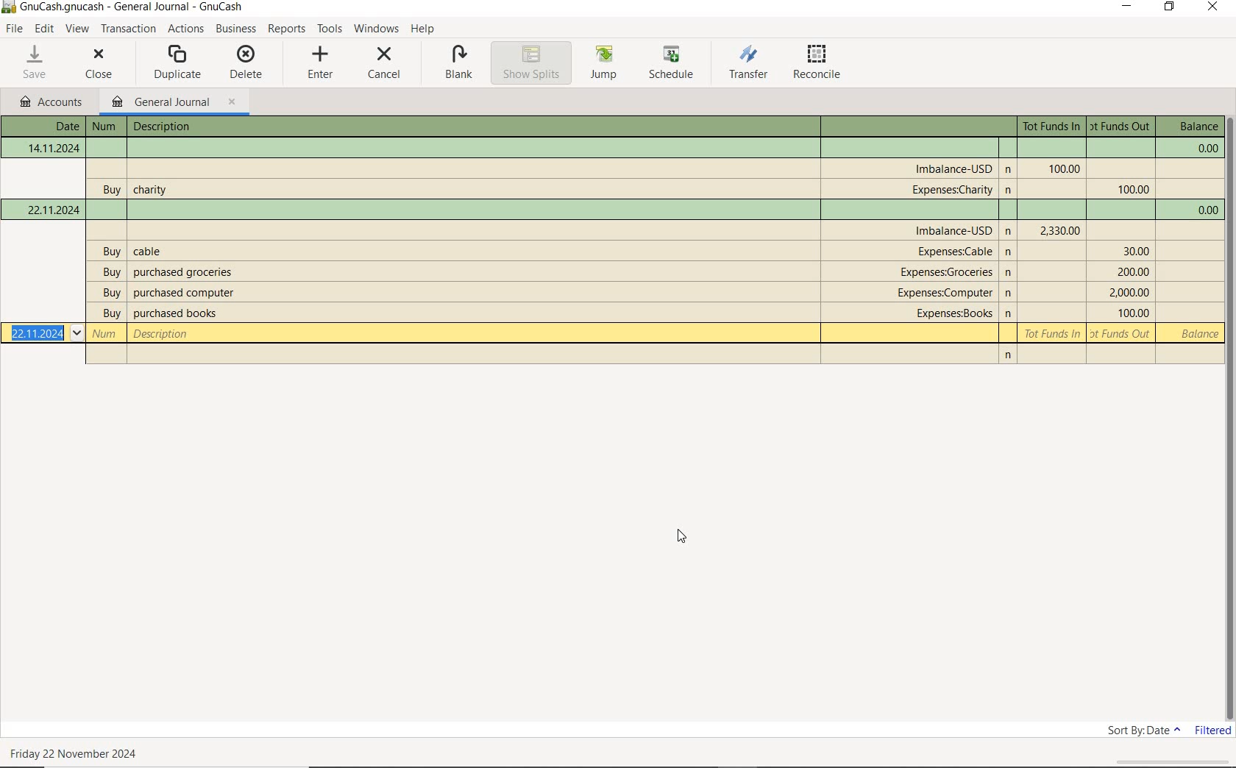 The image size is (1236, 768). Describe the element at coordinates (951, 314) in the screenshot. I see `account` at that location.